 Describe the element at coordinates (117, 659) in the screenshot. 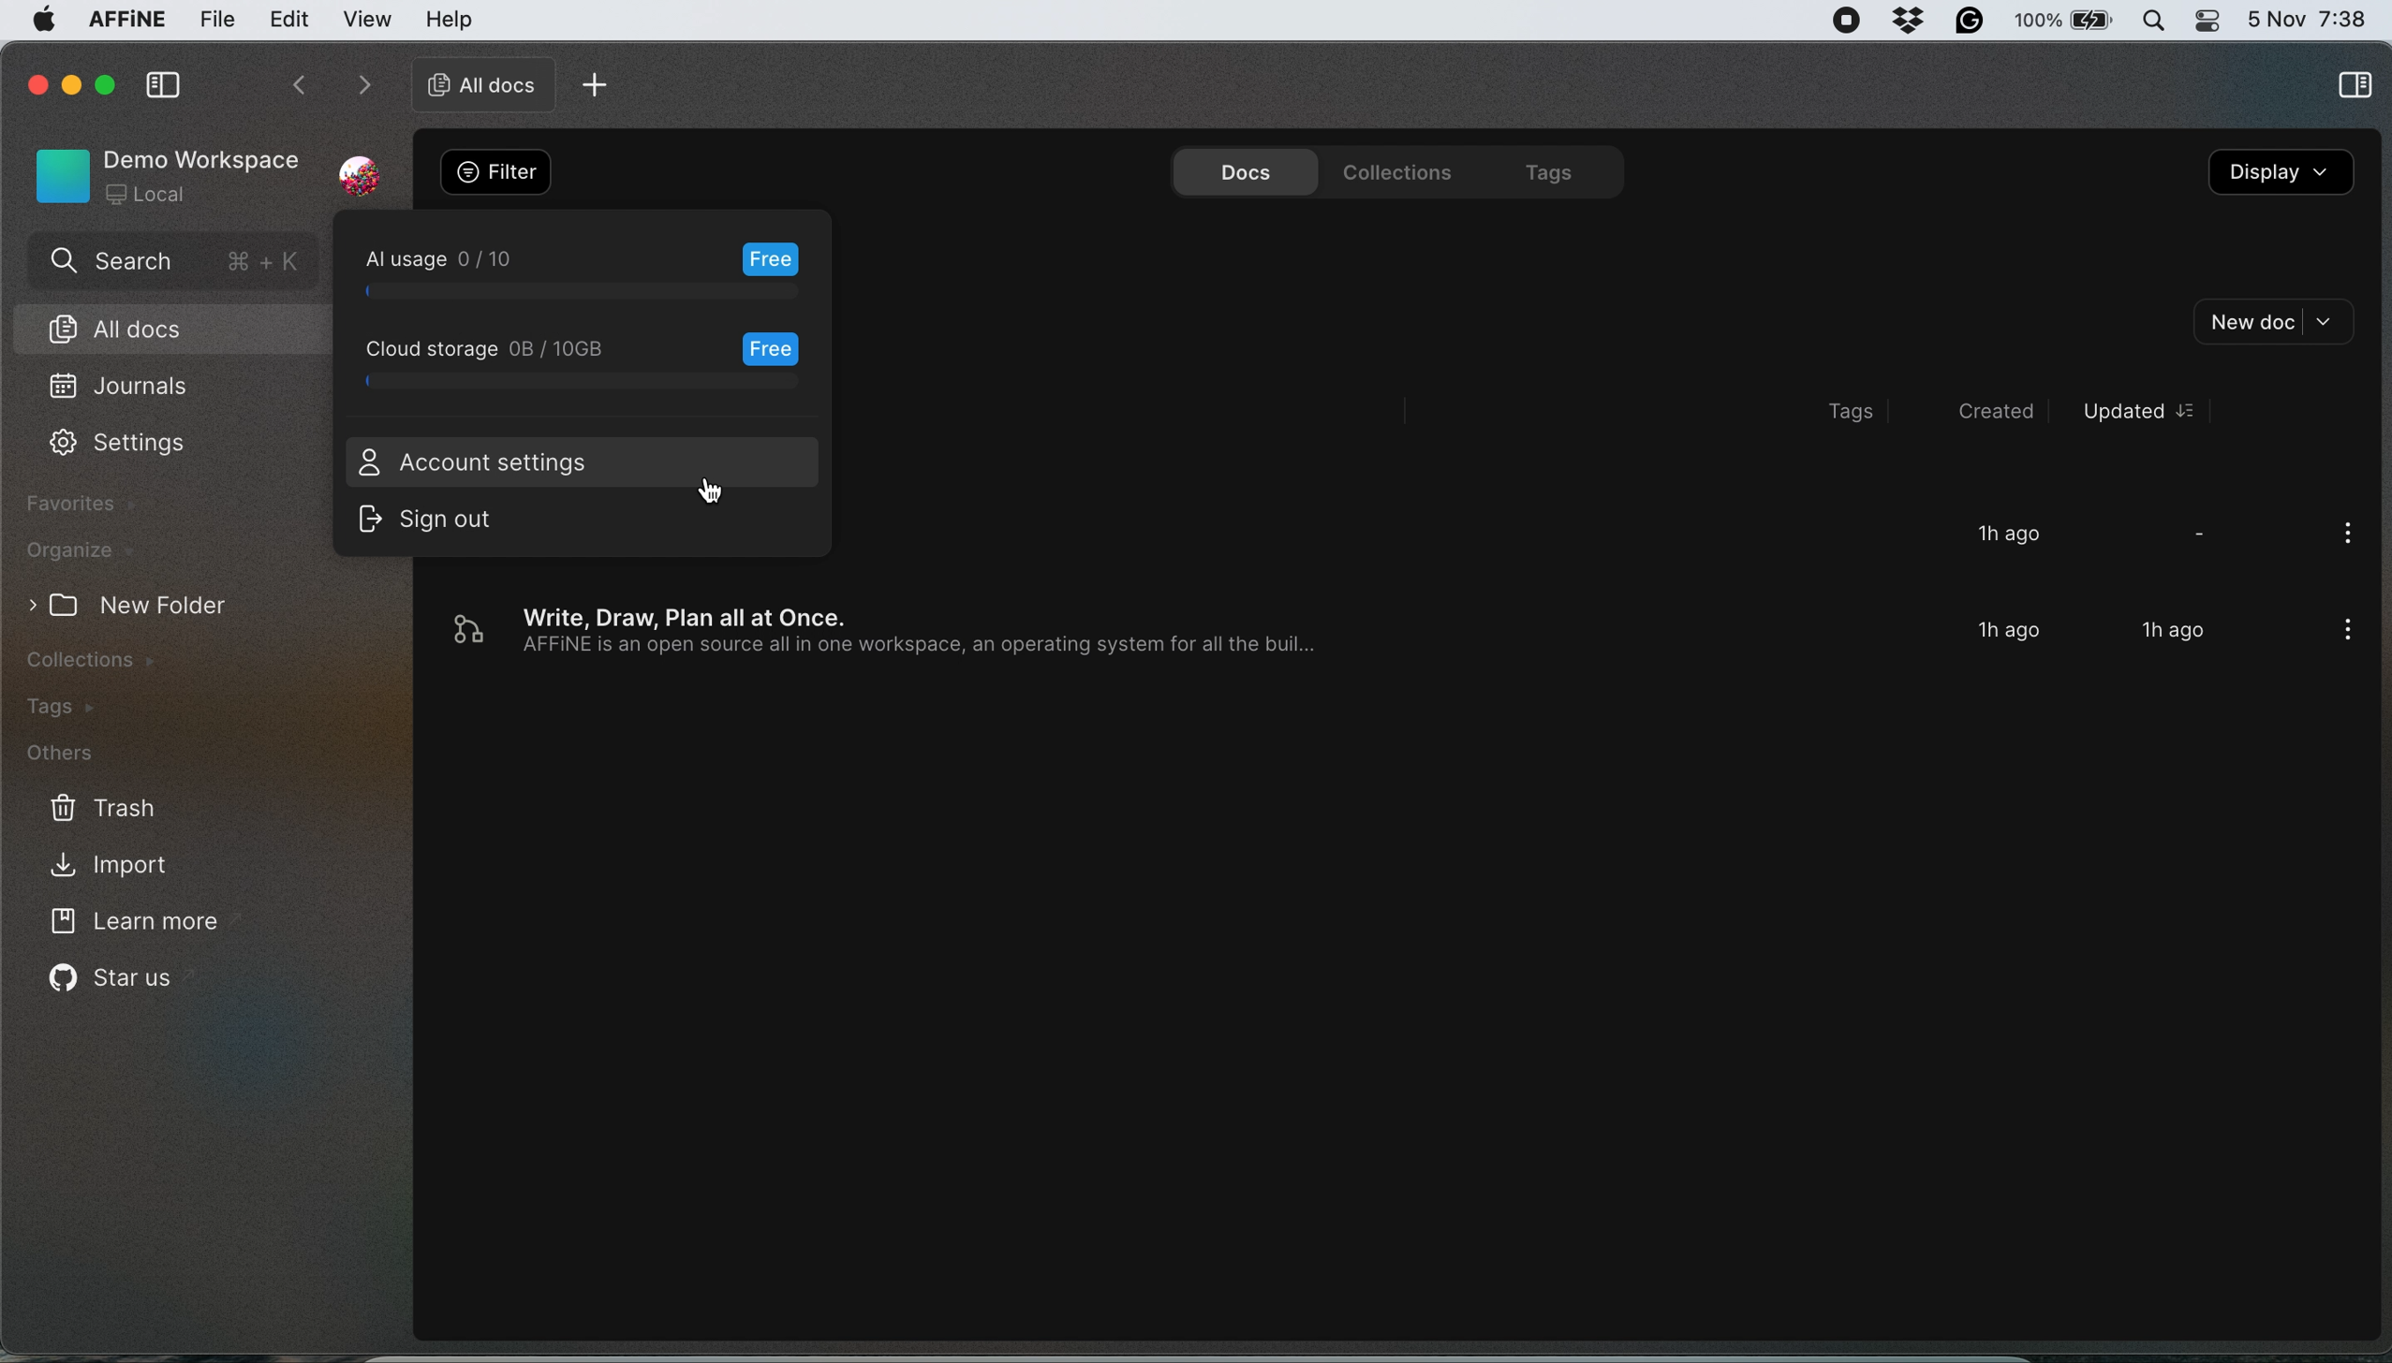

I see `collections` at that location.